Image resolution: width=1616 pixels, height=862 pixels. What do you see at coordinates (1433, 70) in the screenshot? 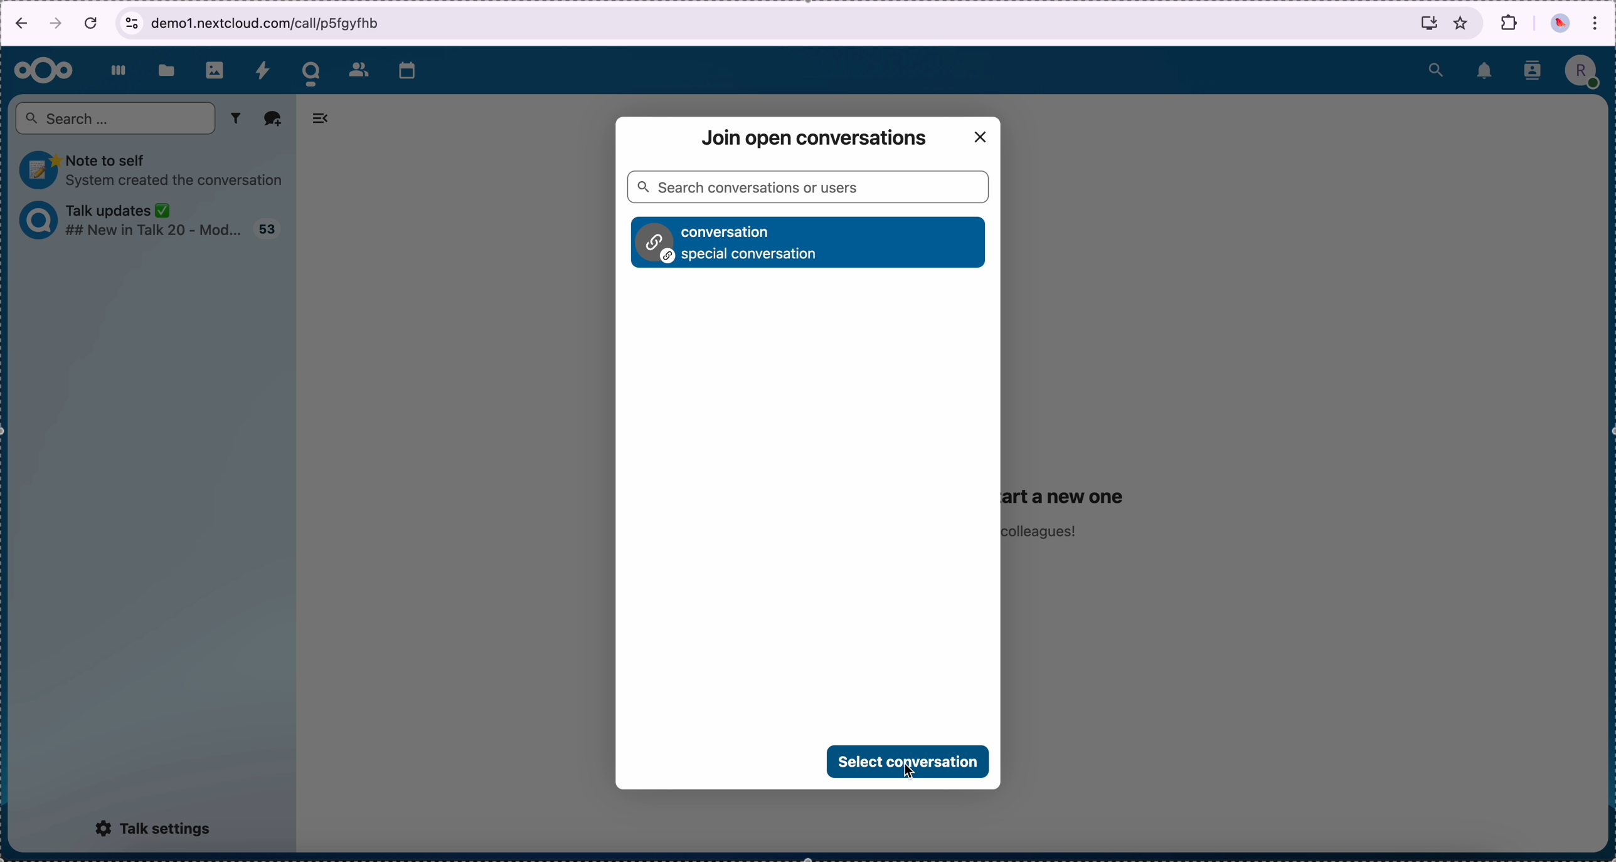
I see `search` at bounding box center [1433, 70].